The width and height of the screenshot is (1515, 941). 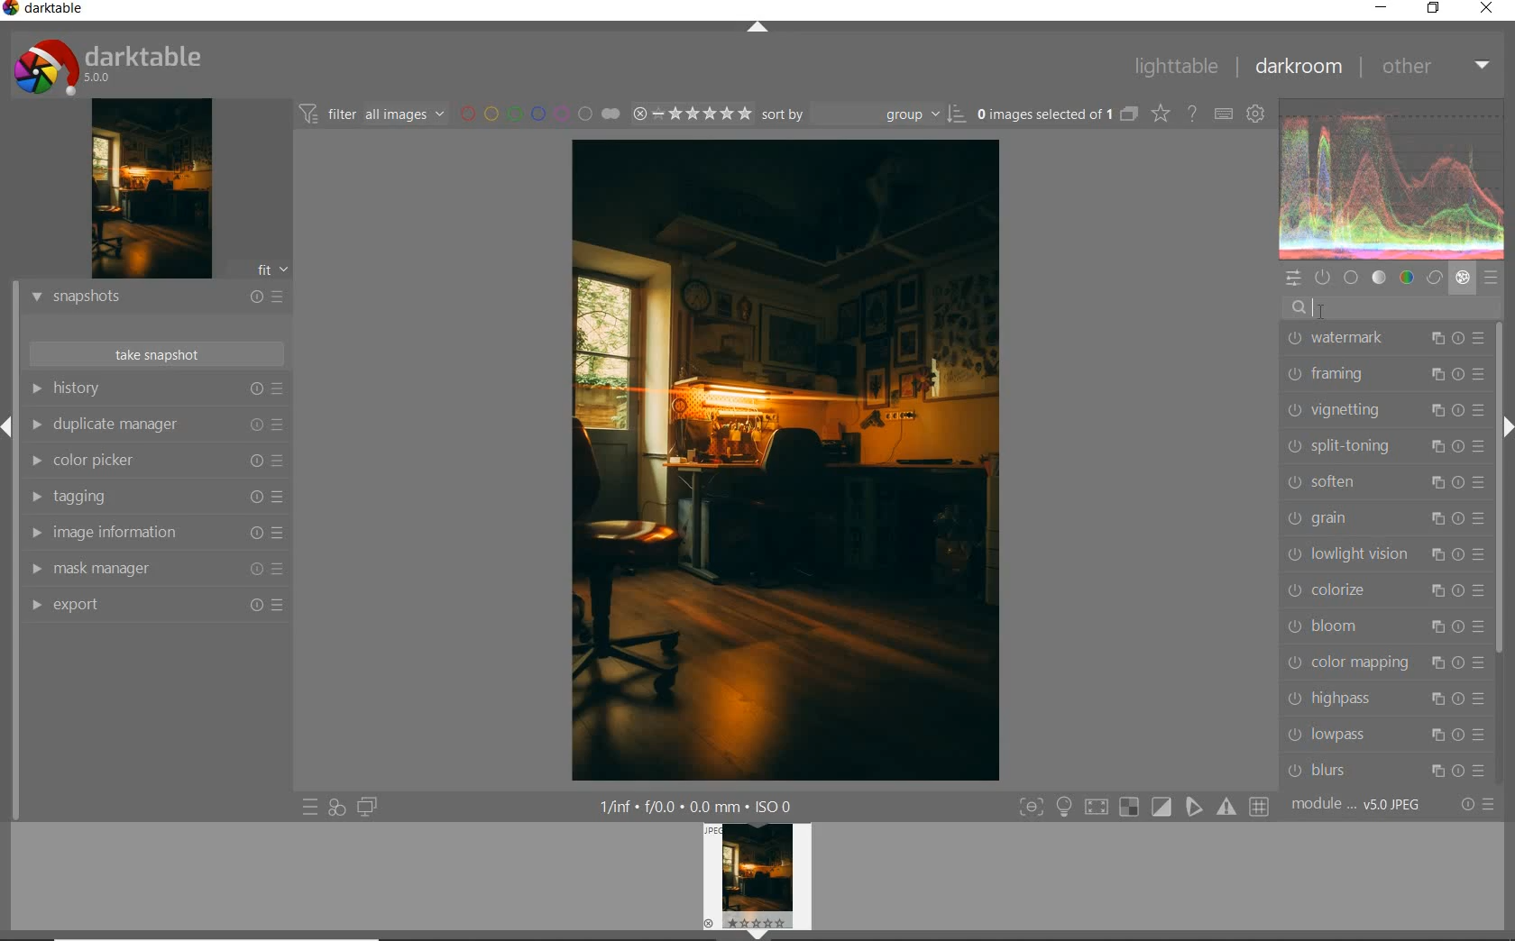 I want to click on quick access panel, so click(x=1291, y=279).